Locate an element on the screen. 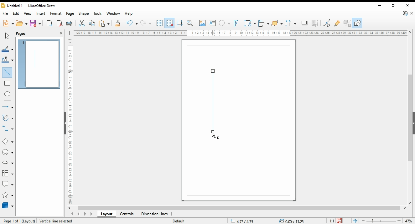 The image size is (415, 224). move down is located at coordinates (410, 204).